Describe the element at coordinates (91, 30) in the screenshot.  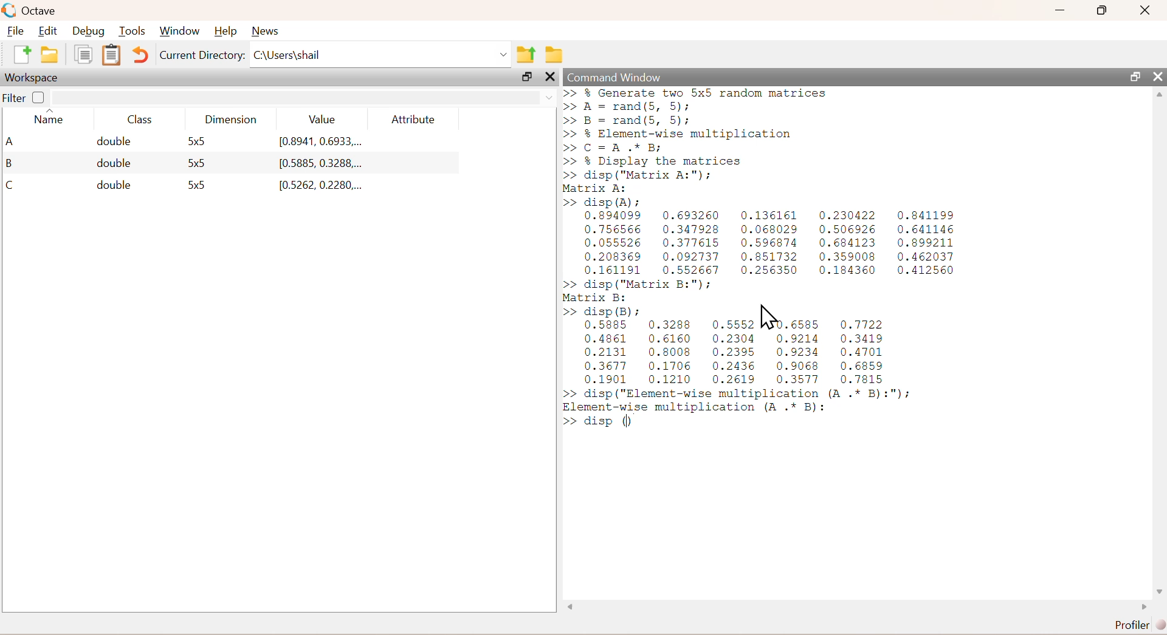
I see `Debug` at that location.